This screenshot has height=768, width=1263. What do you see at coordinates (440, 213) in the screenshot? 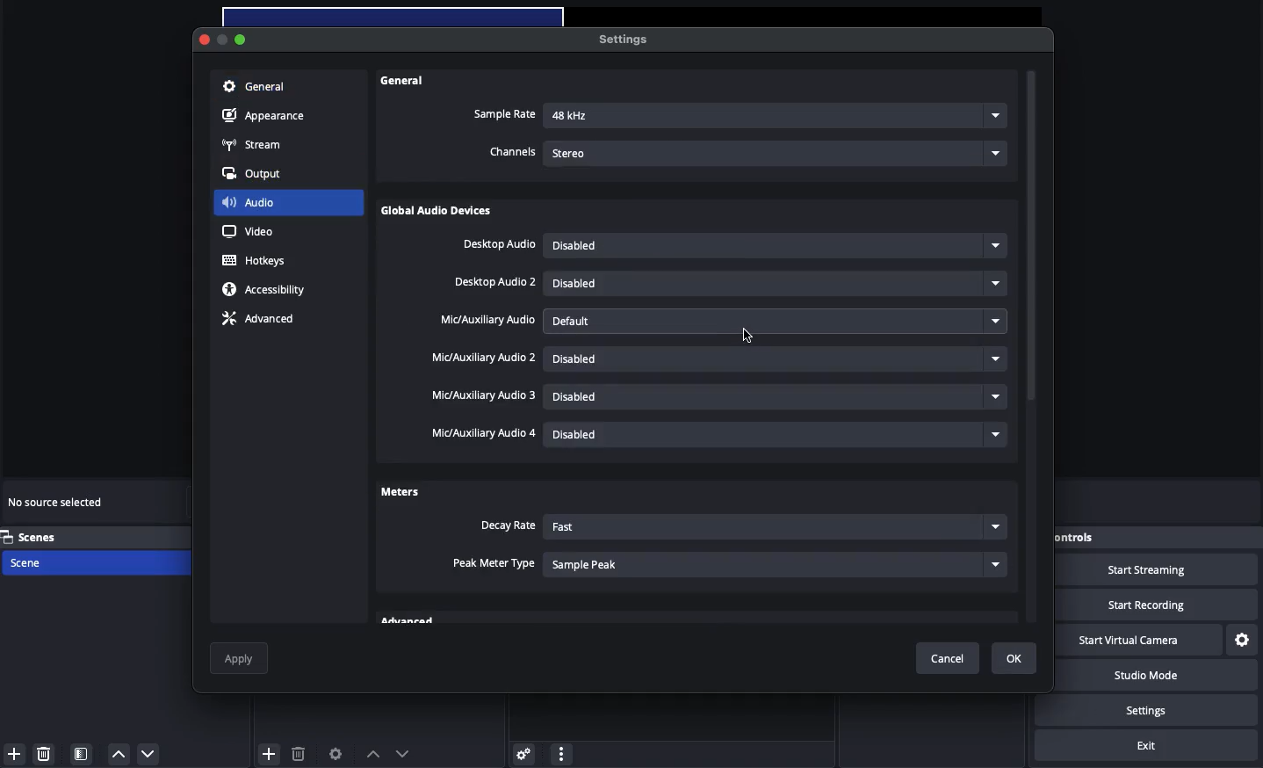
I see `Global audio devices` at bounding box center [440, 213].